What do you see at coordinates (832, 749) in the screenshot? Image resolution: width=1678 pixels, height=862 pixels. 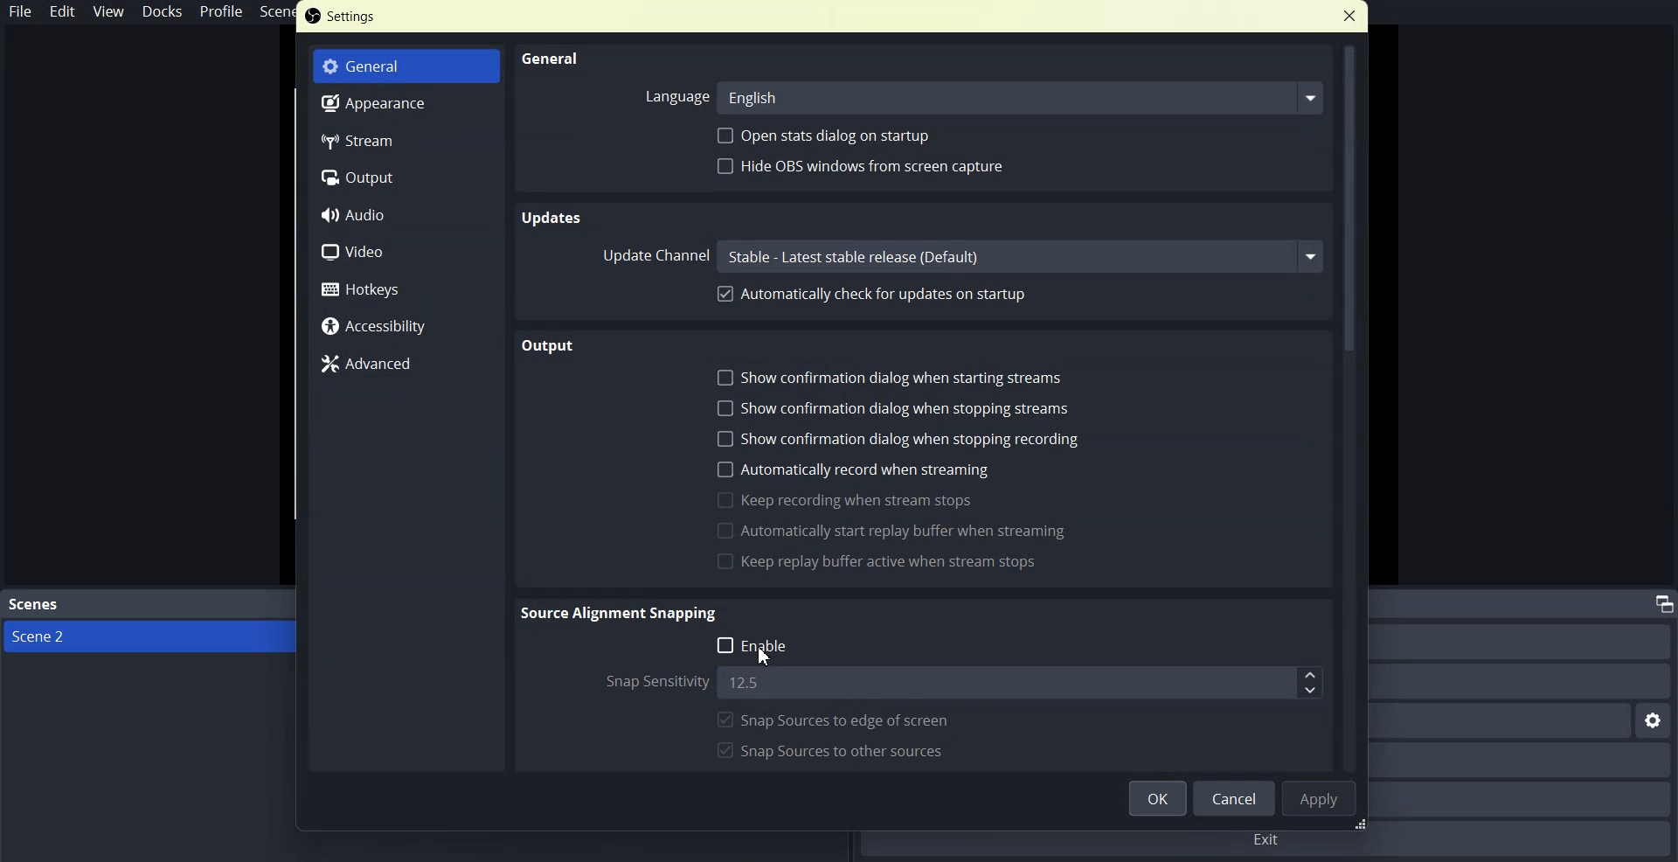 I see `Snapshots to order sources` at bounding box center [832, 749].